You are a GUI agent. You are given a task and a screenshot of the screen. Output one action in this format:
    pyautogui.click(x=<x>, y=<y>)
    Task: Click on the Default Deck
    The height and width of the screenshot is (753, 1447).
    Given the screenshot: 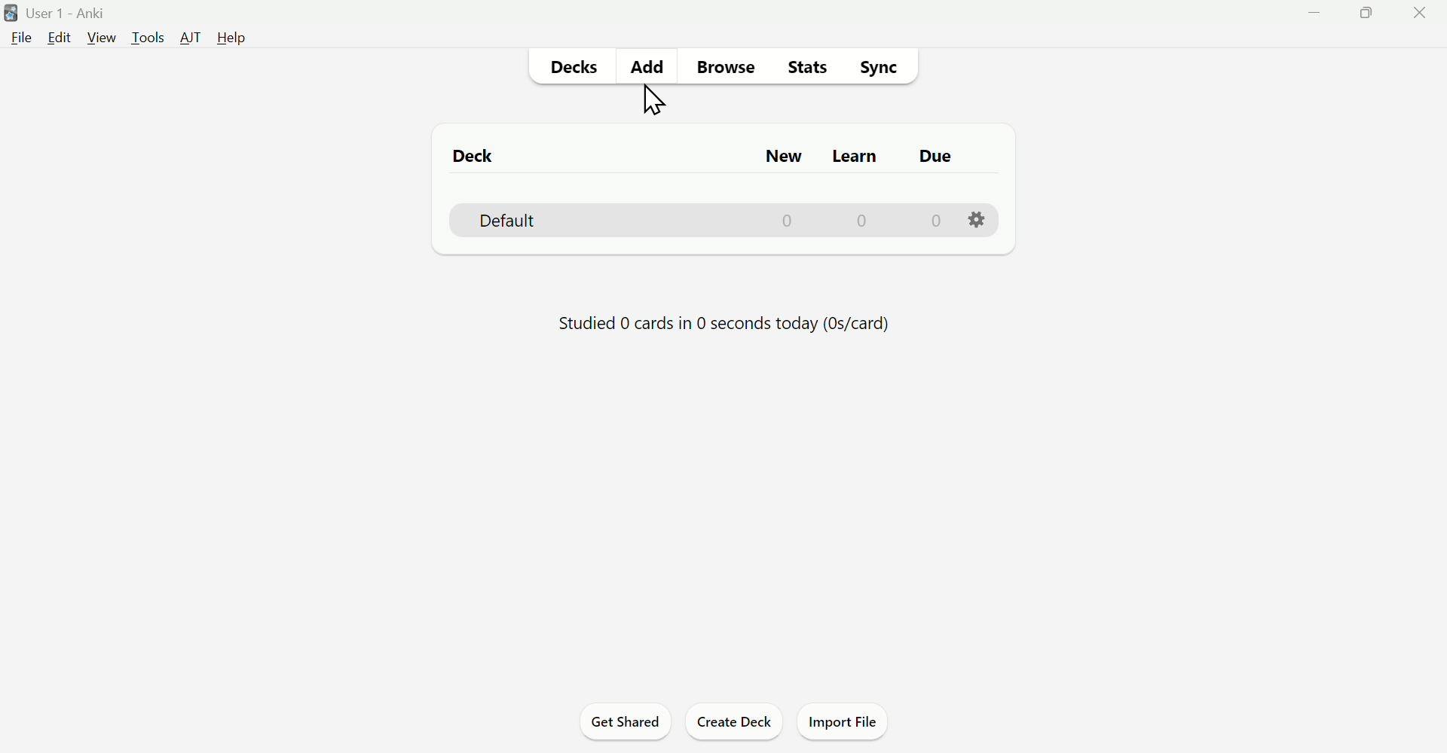 What is the action you would take?
    pyautogui.click(x=530, y=218)
    